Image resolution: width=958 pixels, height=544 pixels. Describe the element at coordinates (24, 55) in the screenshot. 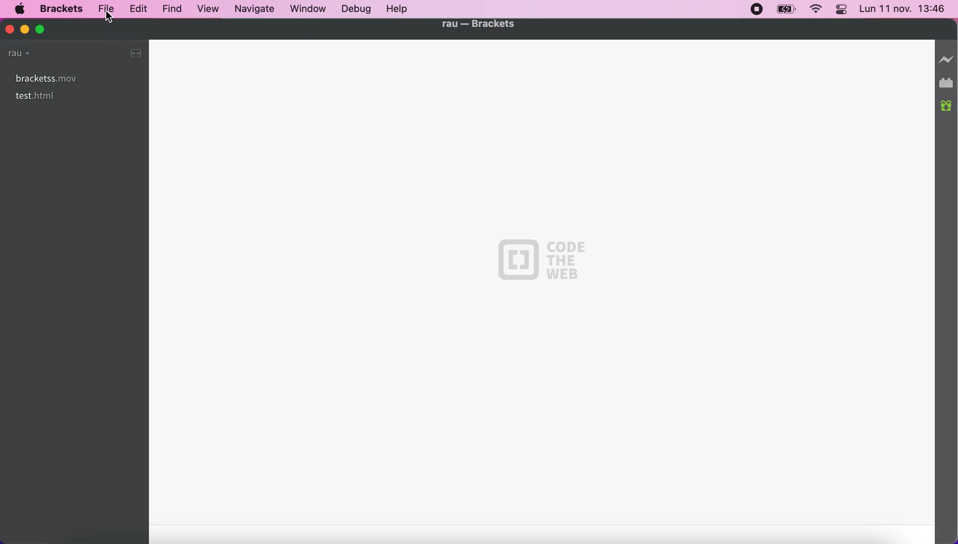

I see `folder` at that location.